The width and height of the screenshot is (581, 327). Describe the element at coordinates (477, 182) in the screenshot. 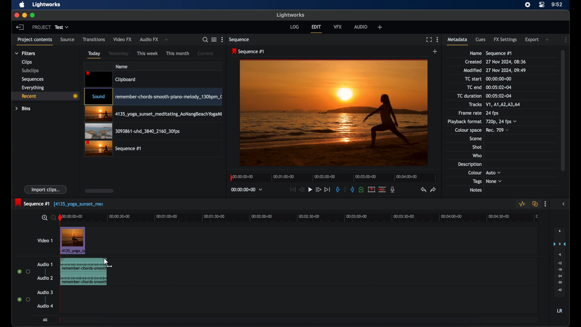

I see `tags` at that location.